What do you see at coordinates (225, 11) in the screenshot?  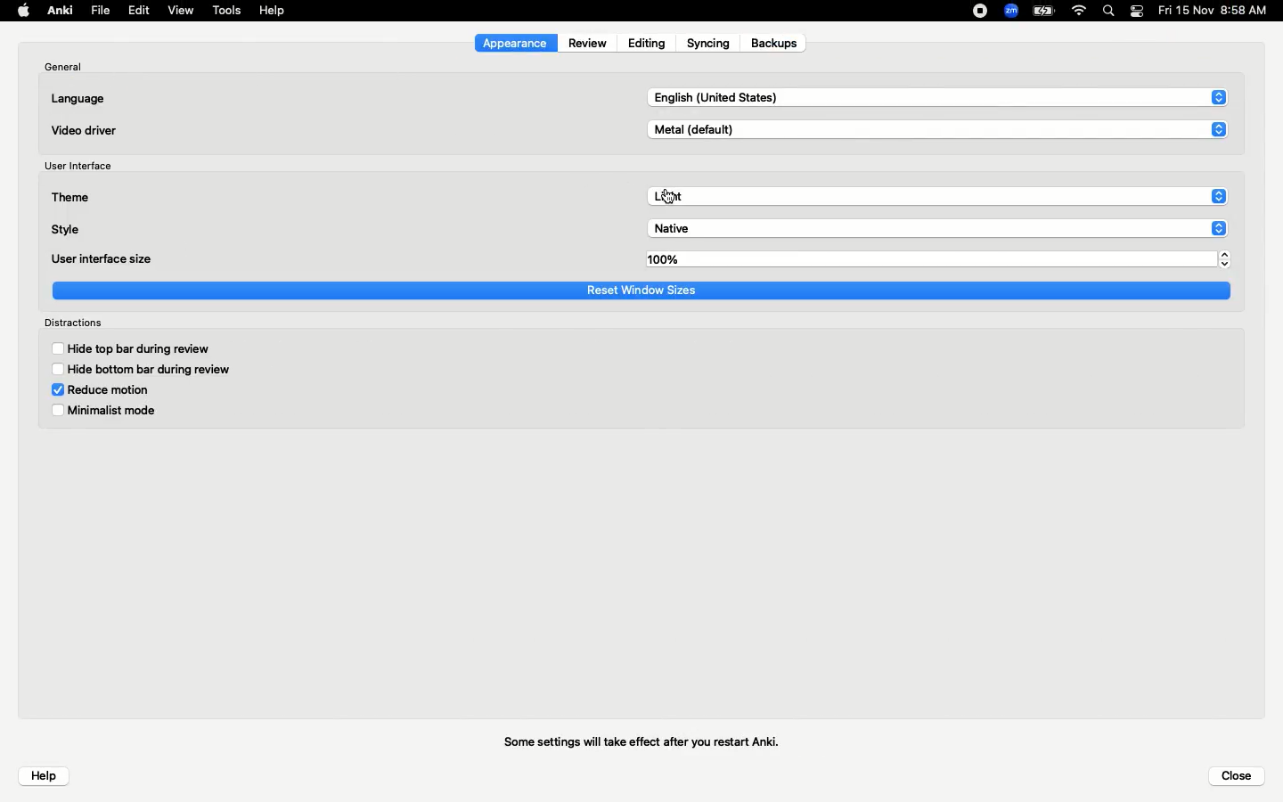 I see `Tools` at bounding box center [225, 11].